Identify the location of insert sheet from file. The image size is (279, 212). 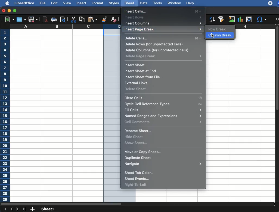
(144, 77).